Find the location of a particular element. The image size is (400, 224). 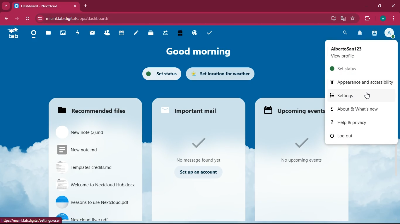

log out is located at coordinates (358, 136).